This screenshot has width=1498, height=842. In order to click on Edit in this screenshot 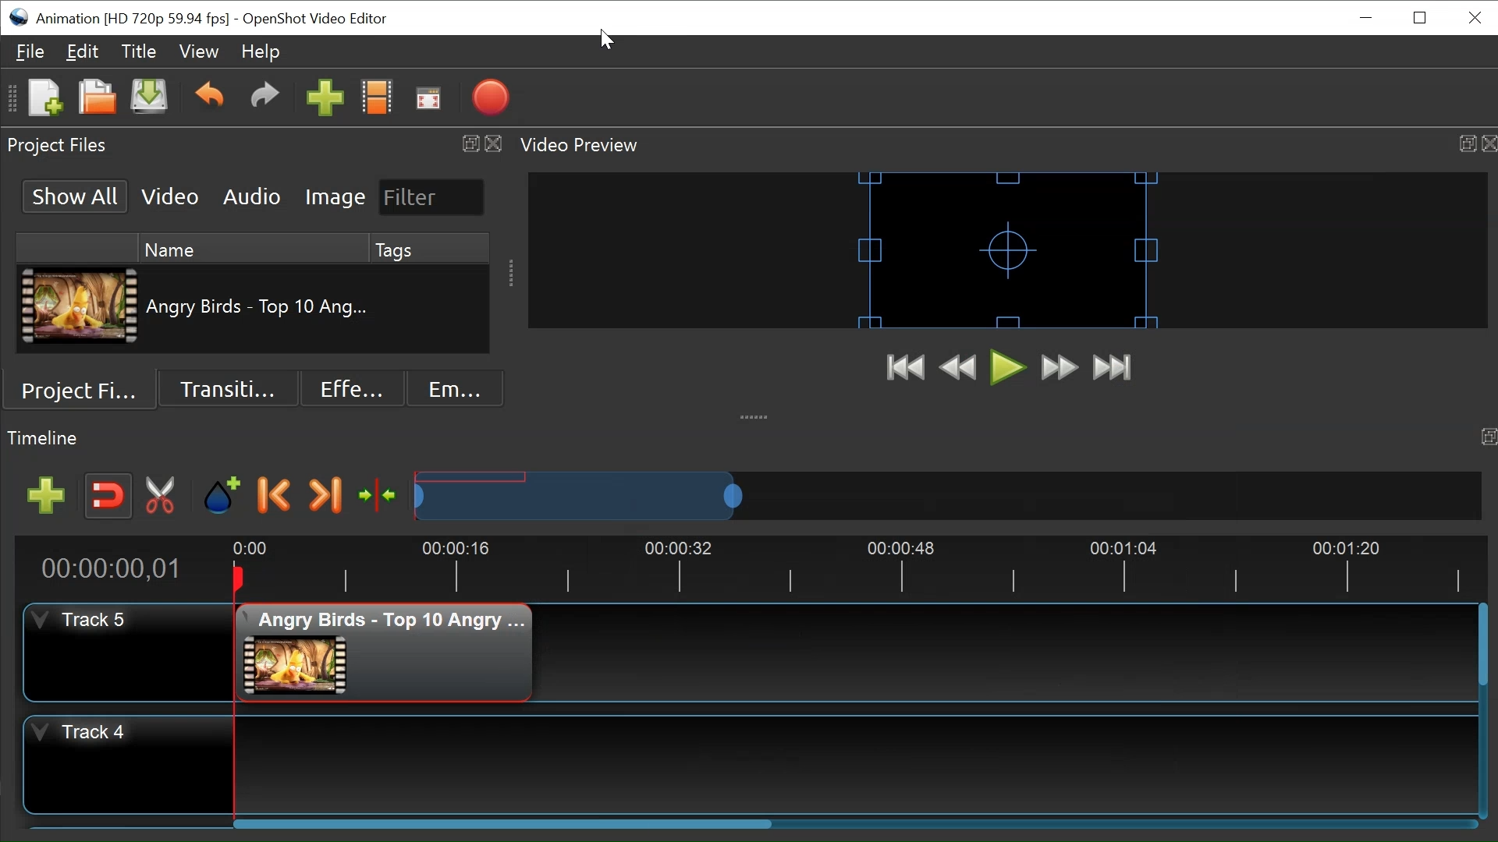, I will do `click(82, 54)`.